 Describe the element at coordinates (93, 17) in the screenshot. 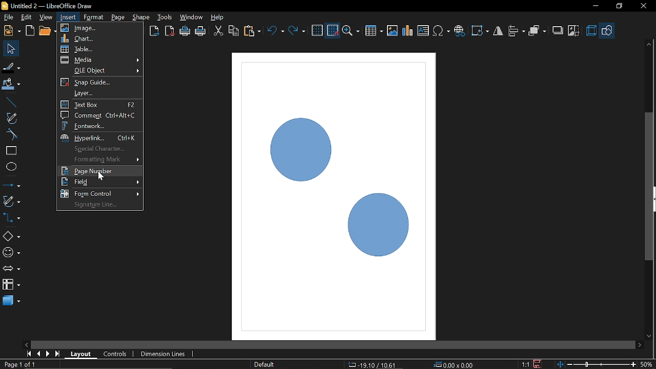

I see `Format` at that location.